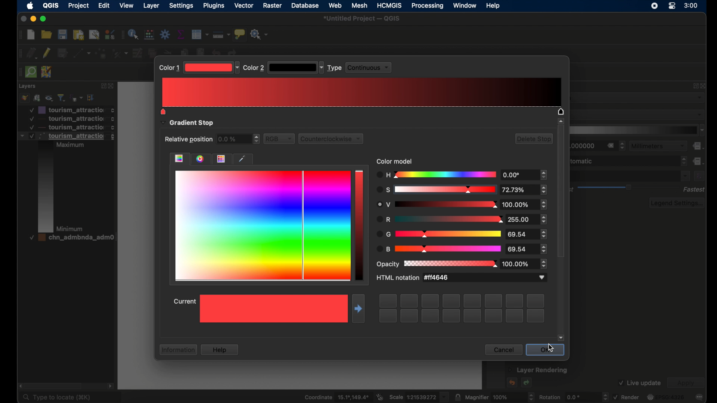 The width and height of the screenshot is (717, 403). Describe the element at coordinates (385, 263) in the screenshot. I see `opacity` at that location.